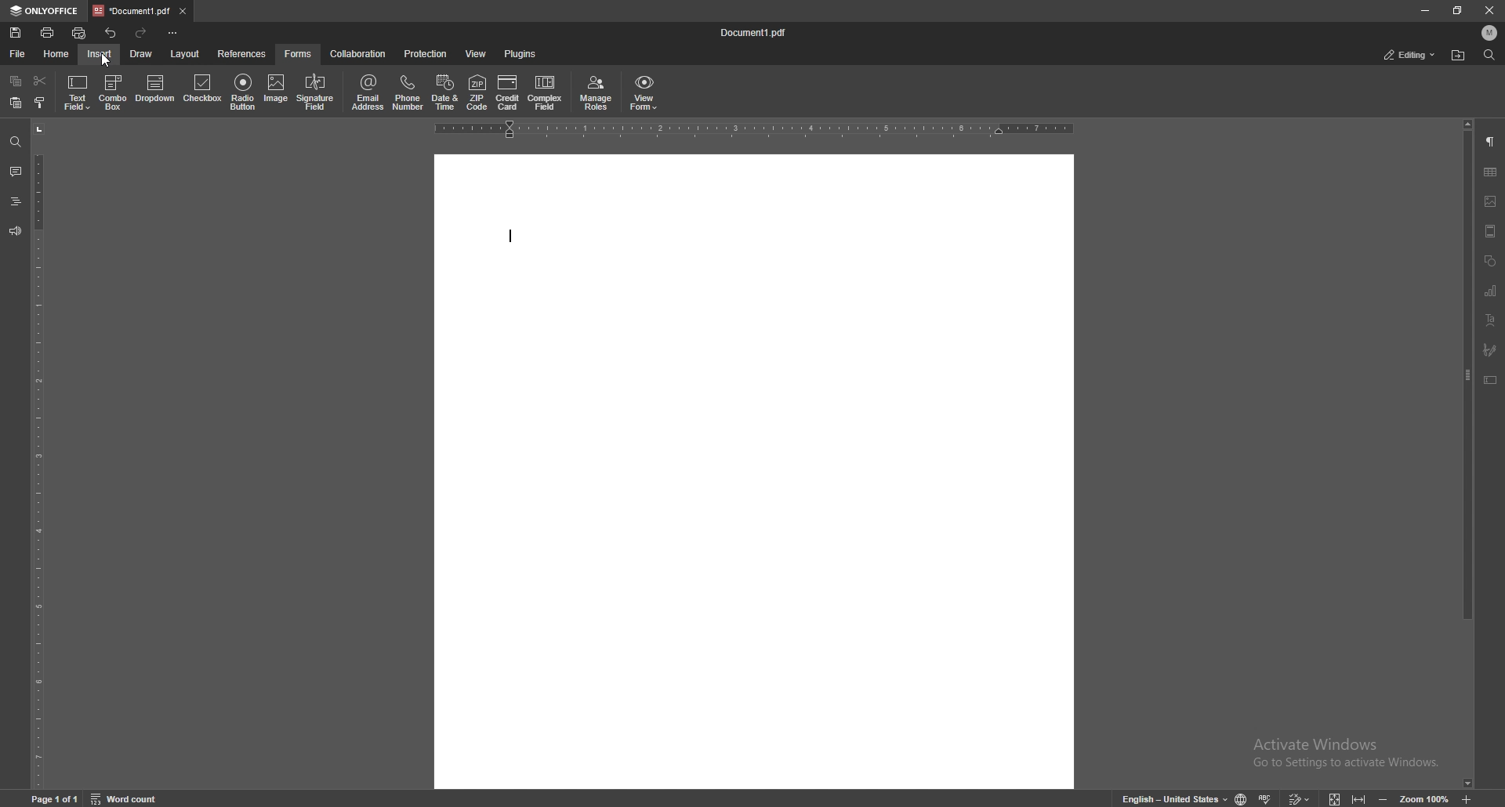  What do you see at coordinates (49, 33) in the screenshot?
I see `print` at bounding box center [49, 33].